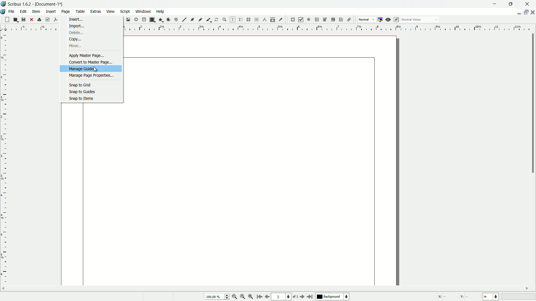 Image resolution: width=536 pixels, height=301 pixels. Describe the element at coordinates (110, 11) in the screenshot. I see `view menu` at that location.